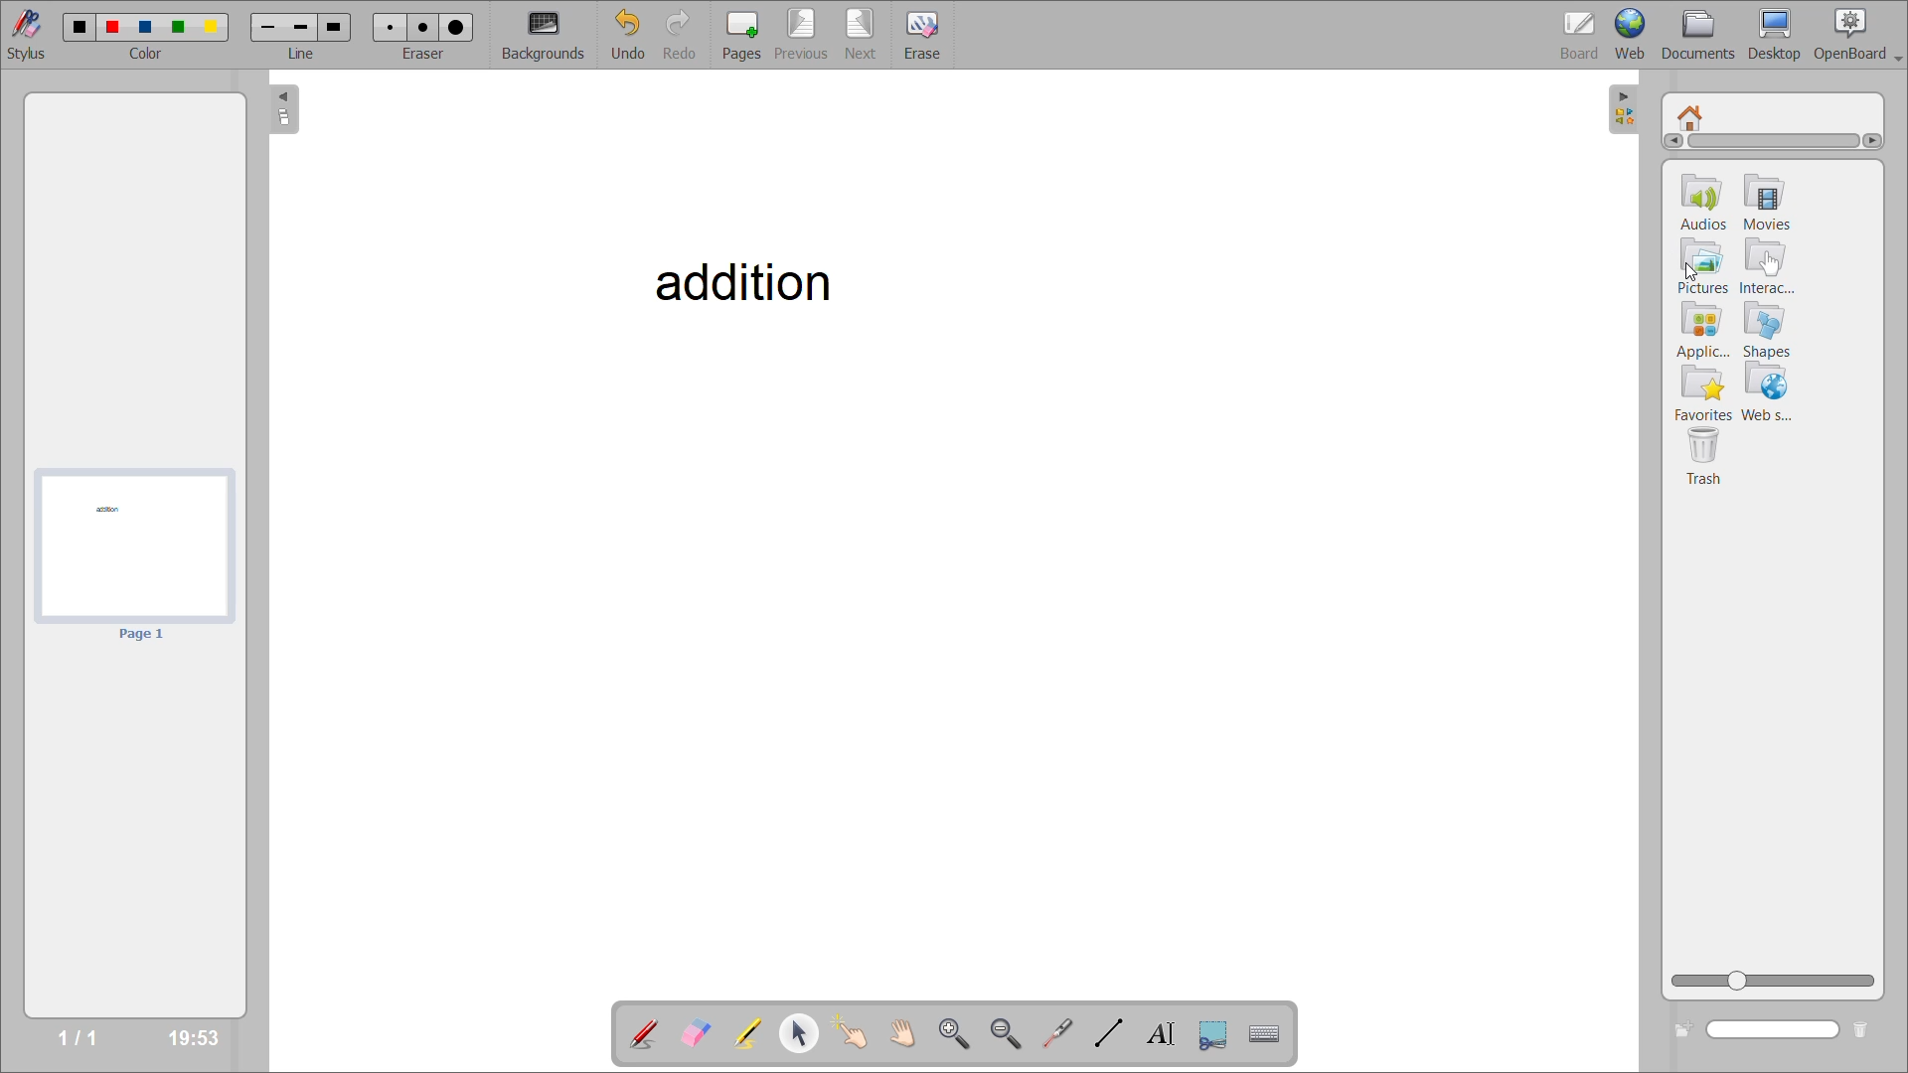  I want to click on line 2, so click(301, 30).